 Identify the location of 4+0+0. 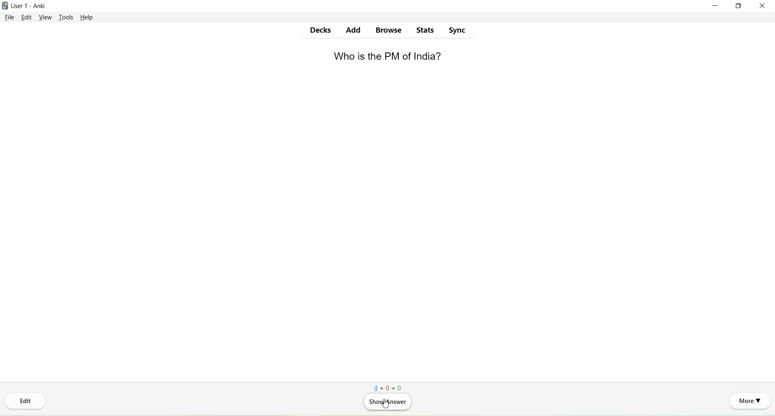
(387, 388).